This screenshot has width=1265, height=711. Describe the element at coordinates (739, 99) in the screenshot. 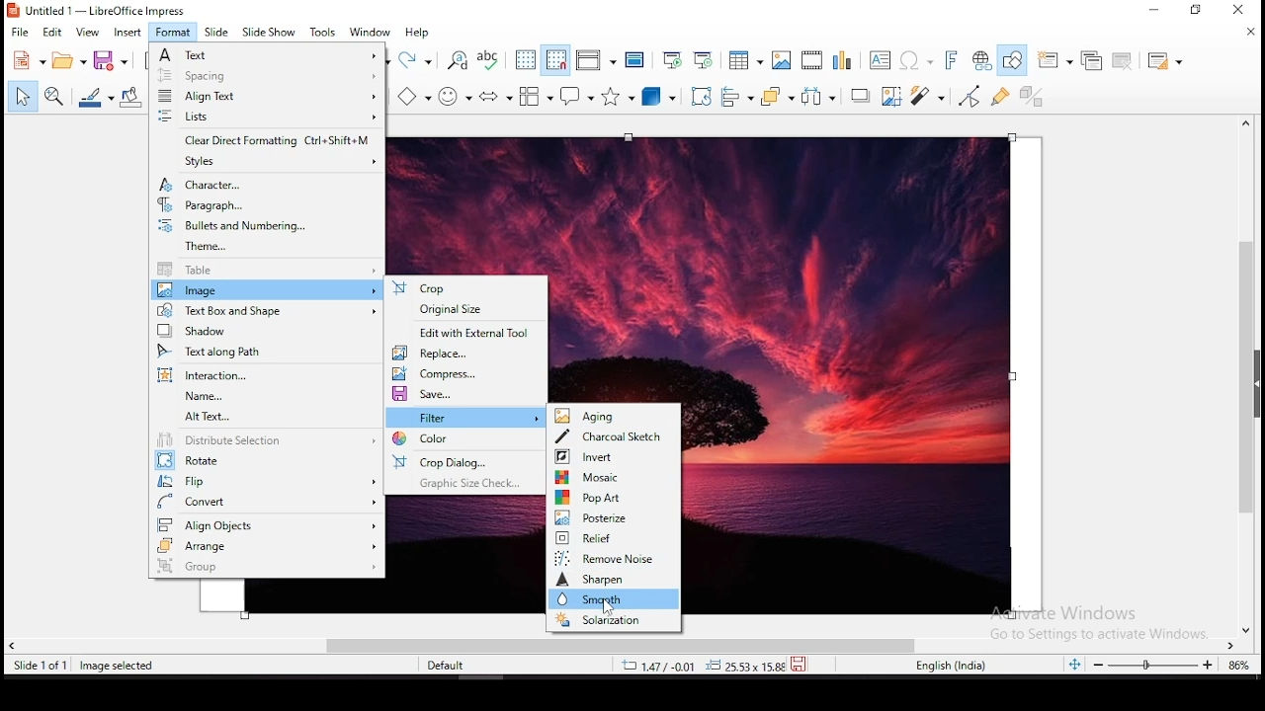

I see `align objects` at that location.